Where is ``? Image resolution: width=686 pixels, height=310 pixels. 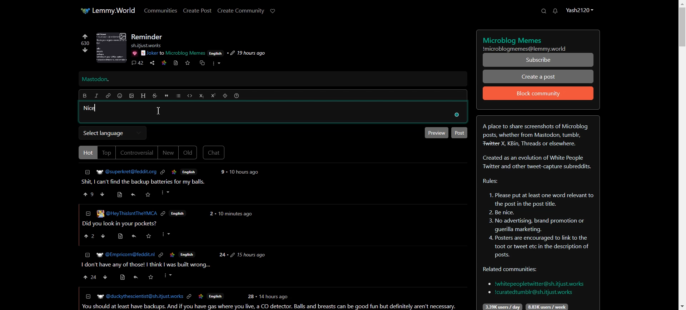  is located at coordinates (190, 297).